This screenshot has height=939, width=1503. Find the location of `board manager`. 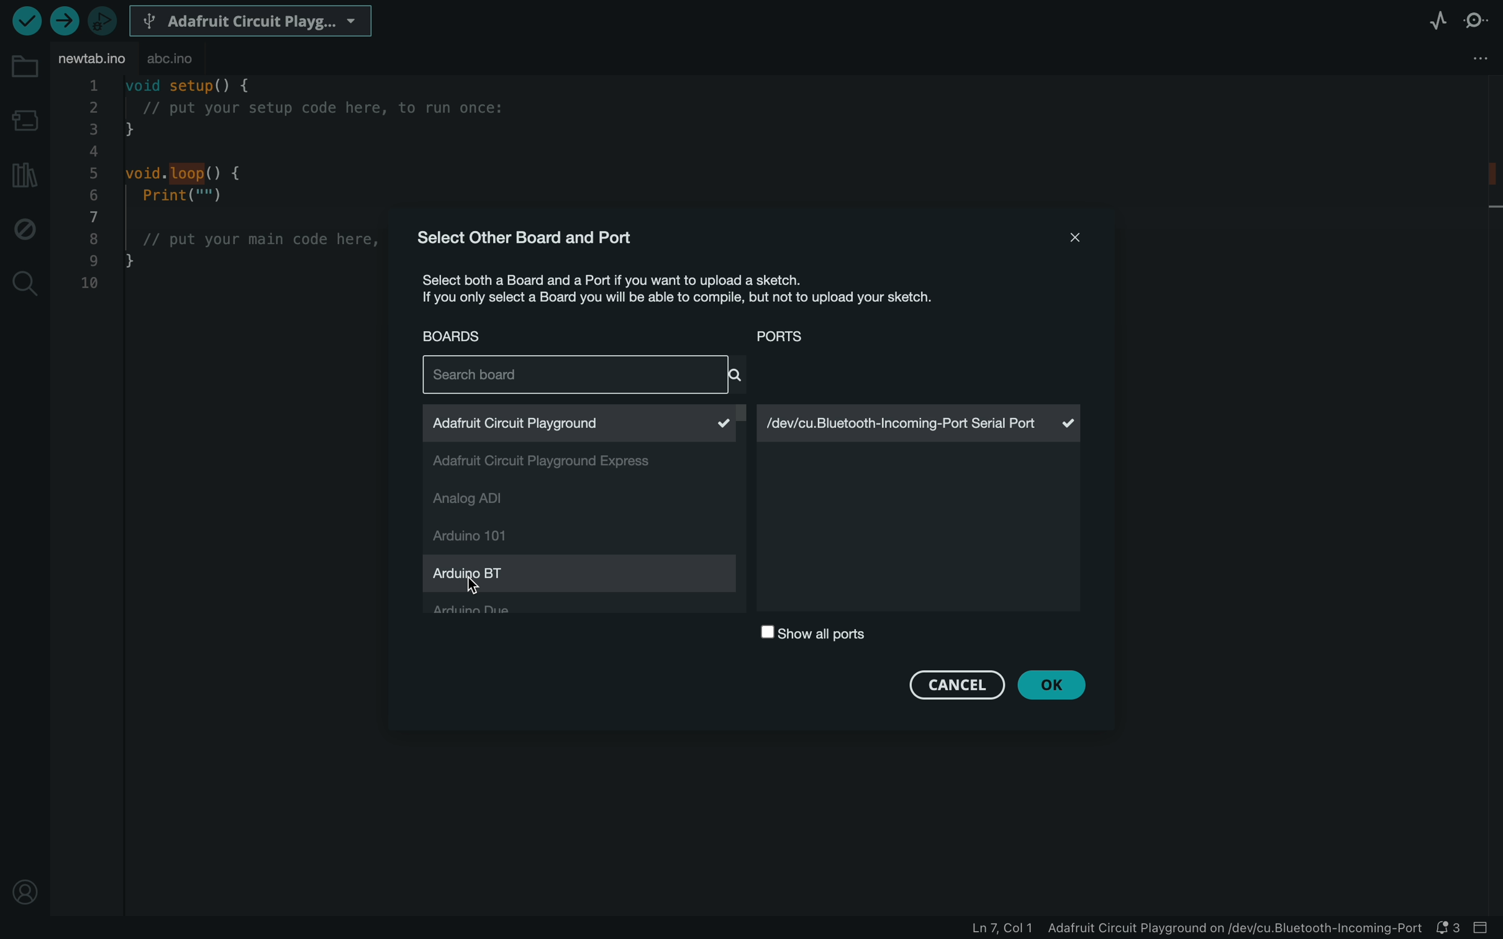

board manager is located at coordinates (25, 119).